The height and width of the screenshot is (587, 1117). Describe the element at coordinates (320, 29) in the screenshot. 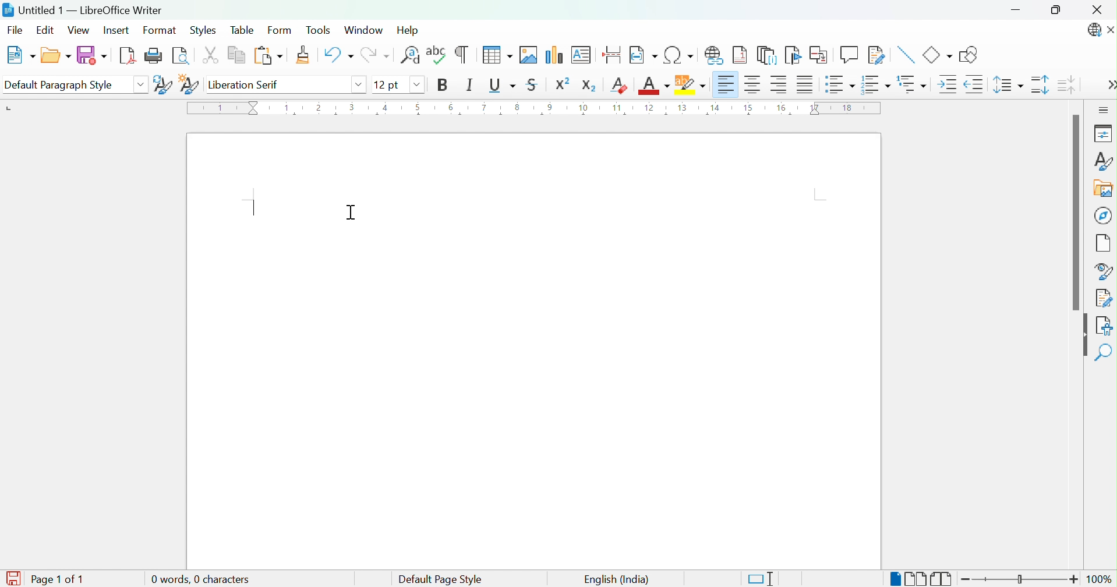

I see `Tools` at that location.